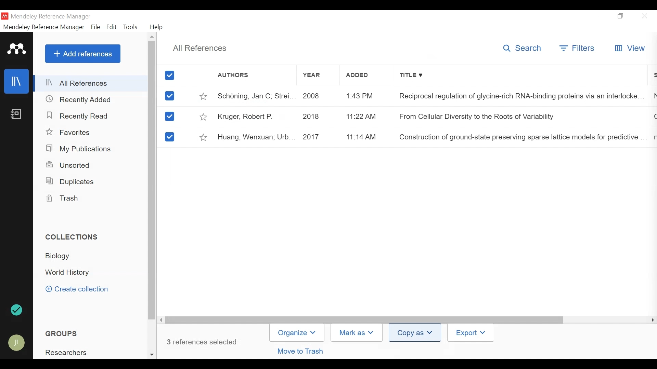 The image size is (657, 369). I want to click on 1:43 PM, so click(362, 96).